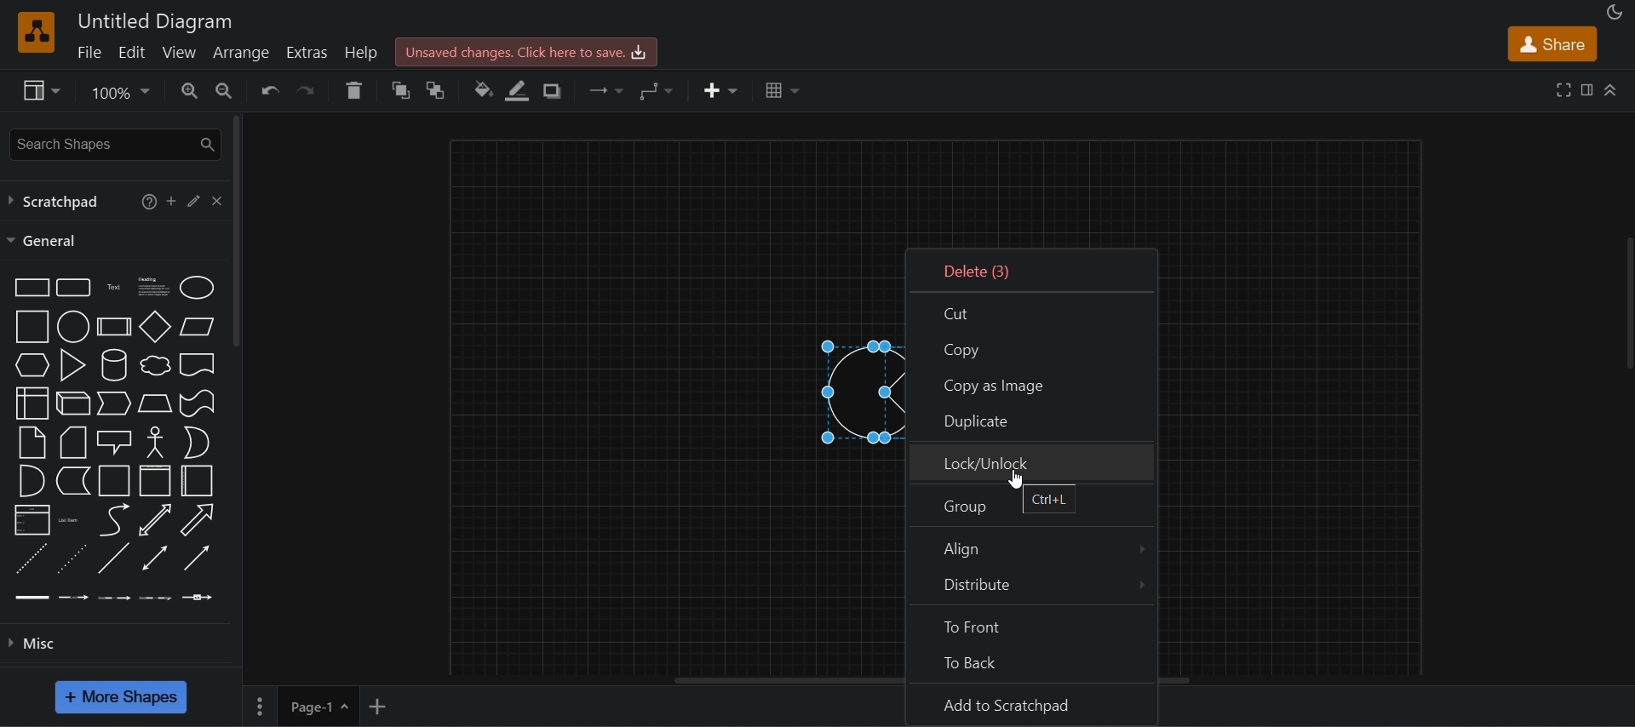  What do you see at coordinates (112, 404) in the screenshot?
I see `step` at bounding box center [112, 404].